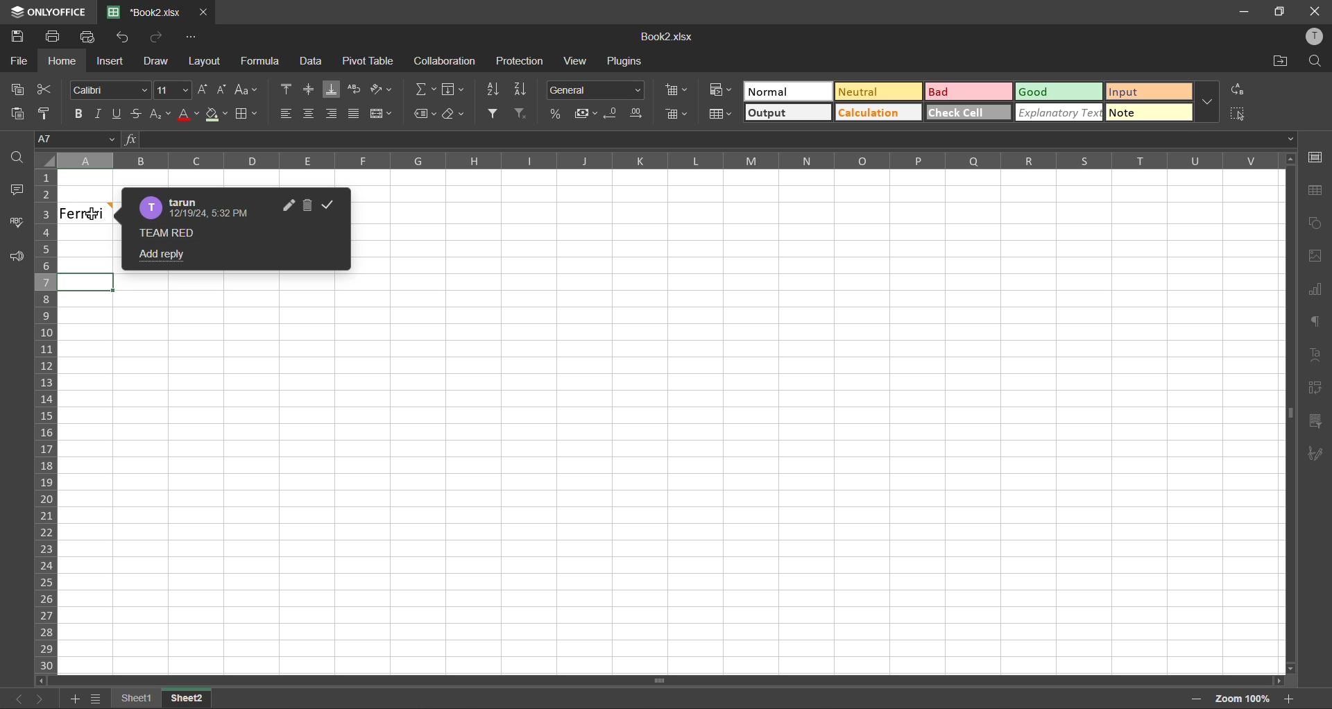 This screenshot has height=709, width=1332. Describe the element at coordinates (789, 91) in the screenshot. I see `normal` at that location.